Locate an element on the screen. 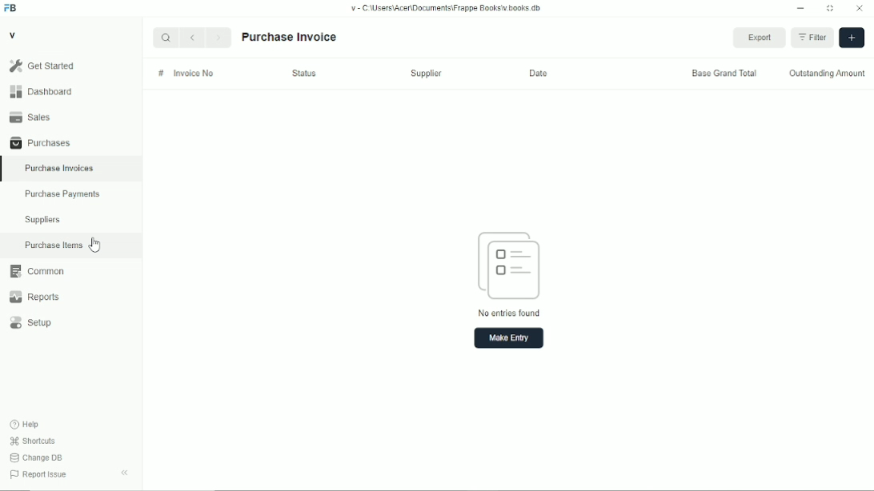 Image resolution: width=874 pixels, height=491 pixels. v is located at coordinates (14, 34).